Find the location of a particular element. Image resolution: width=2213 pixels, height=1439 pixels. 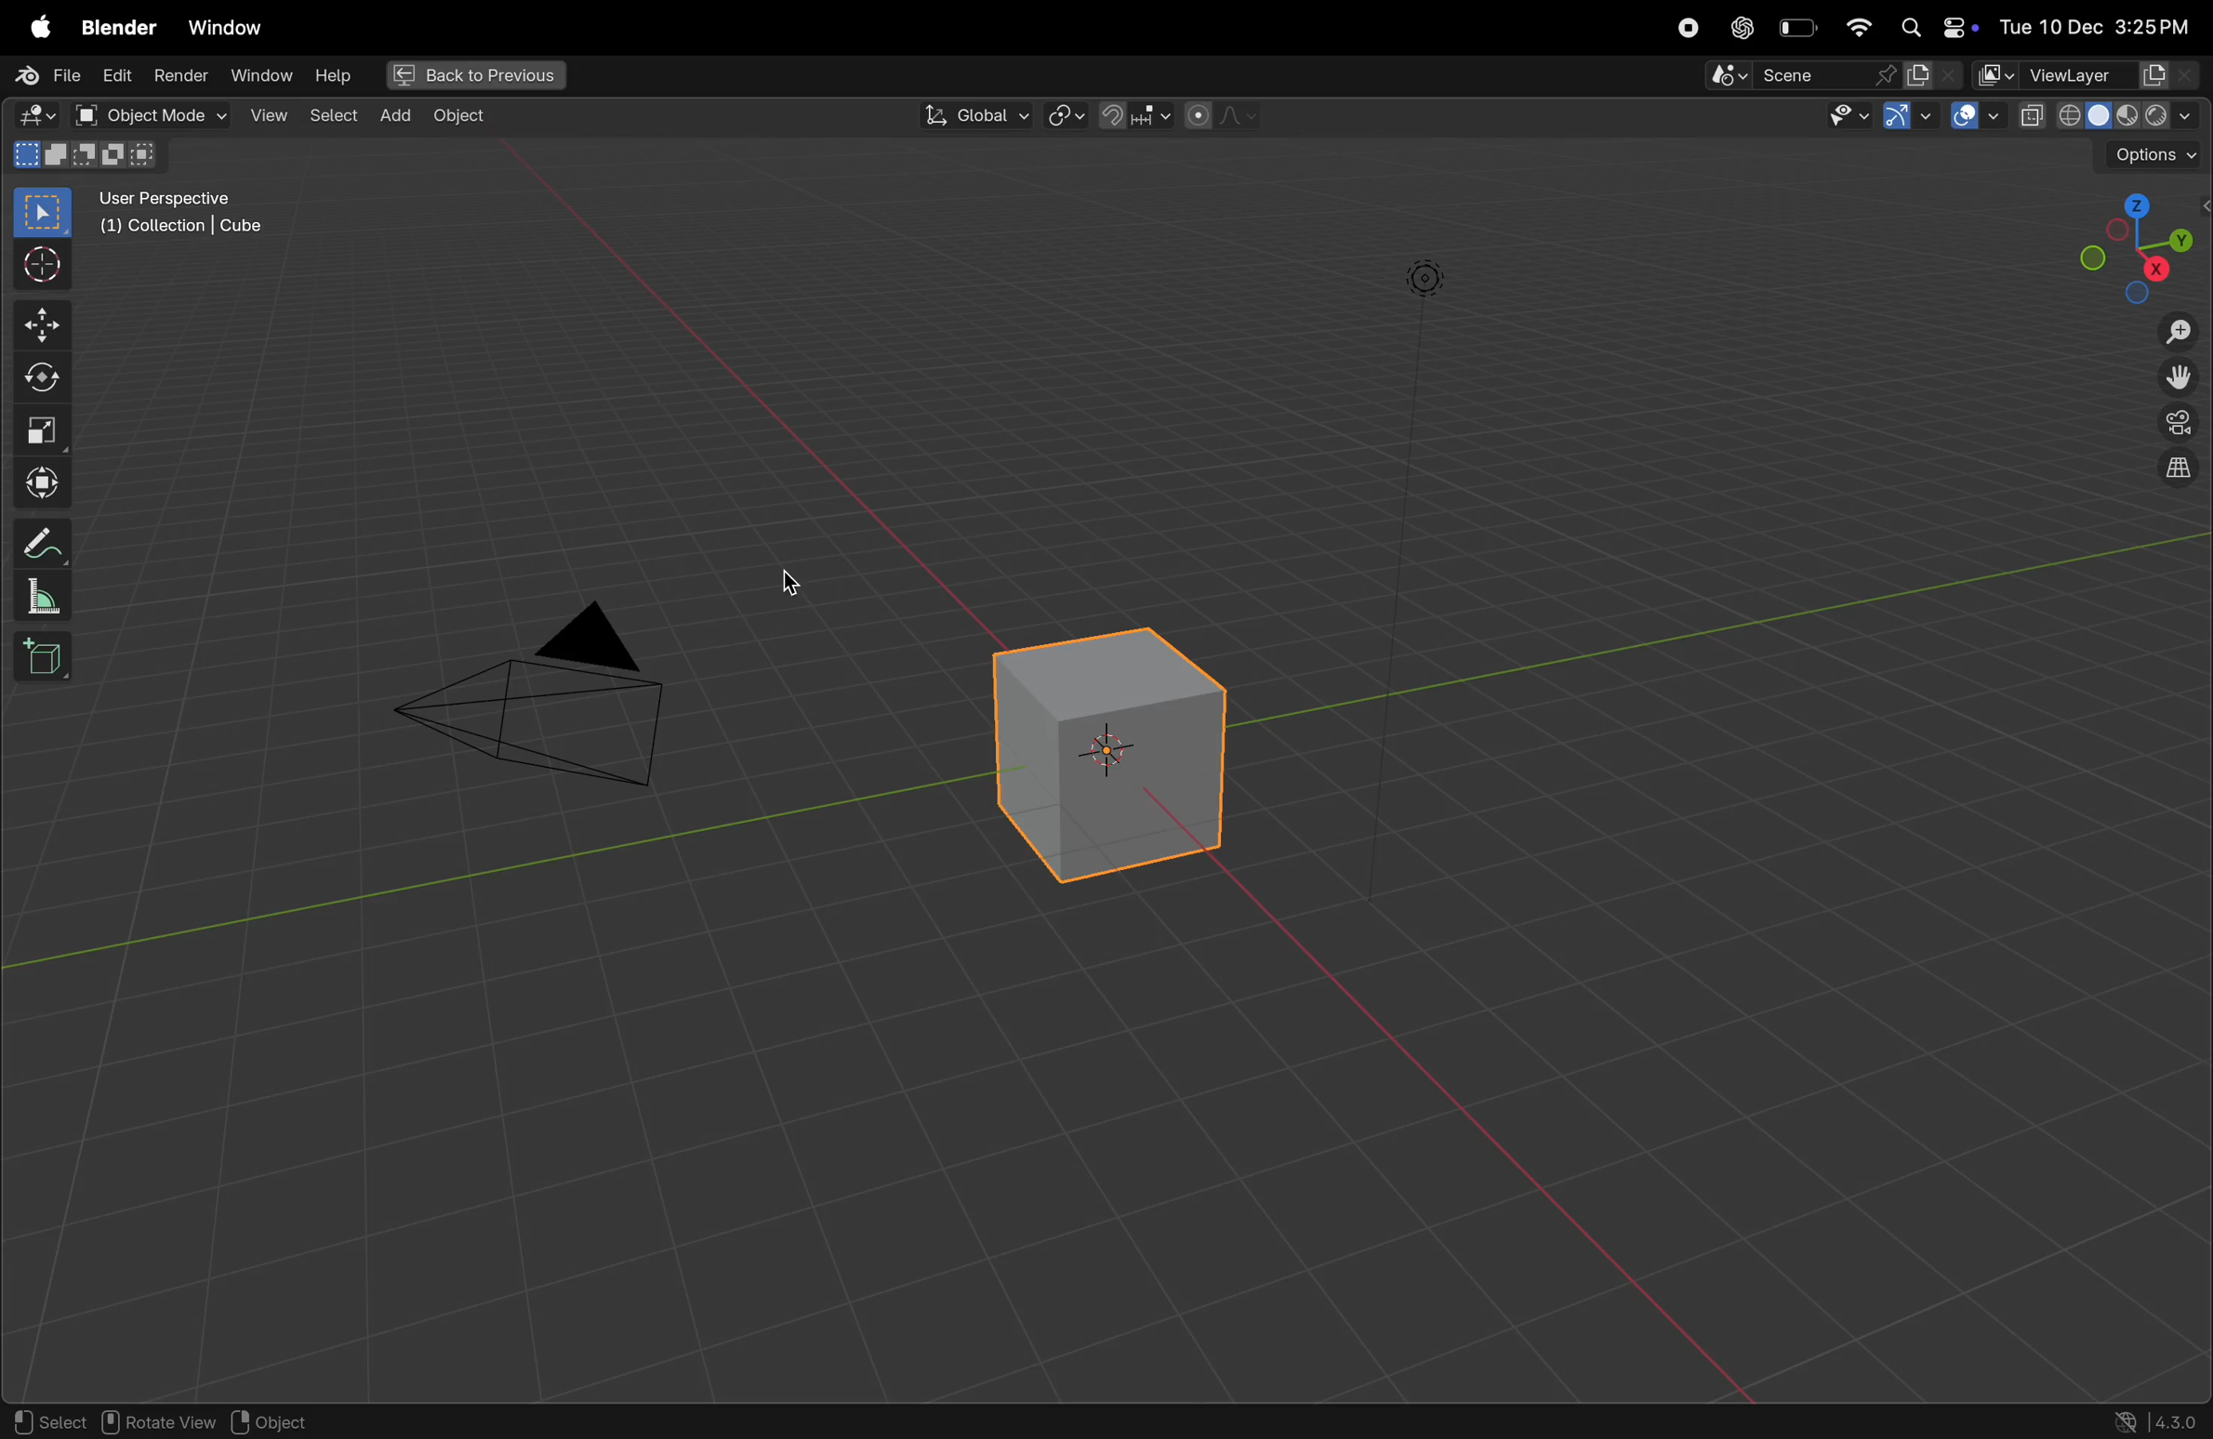

toggle camera is located at coordinates (2176, 424).